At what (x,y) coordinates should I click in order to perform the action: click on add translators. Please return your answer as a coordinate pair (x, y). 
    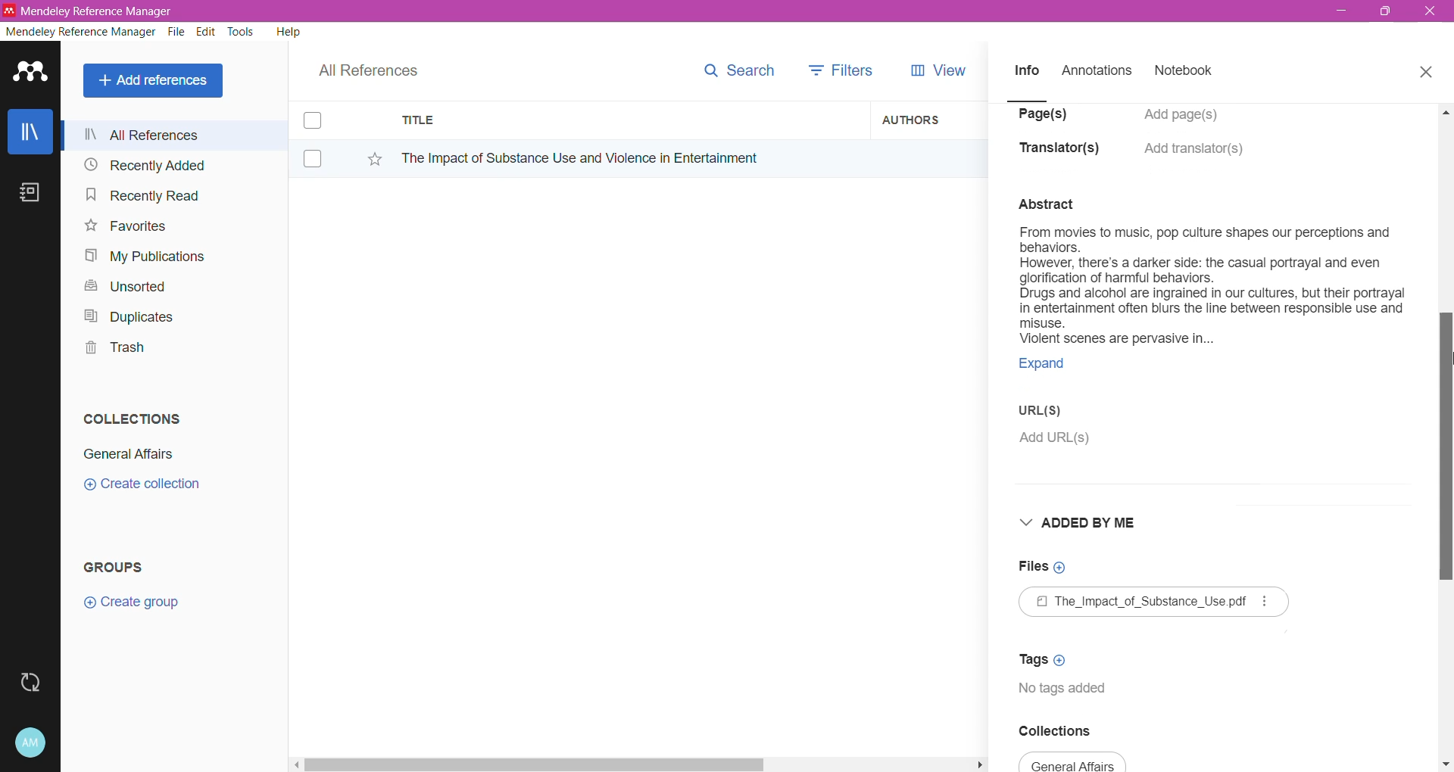
    Looking at the image, I should click on (1202, 152).